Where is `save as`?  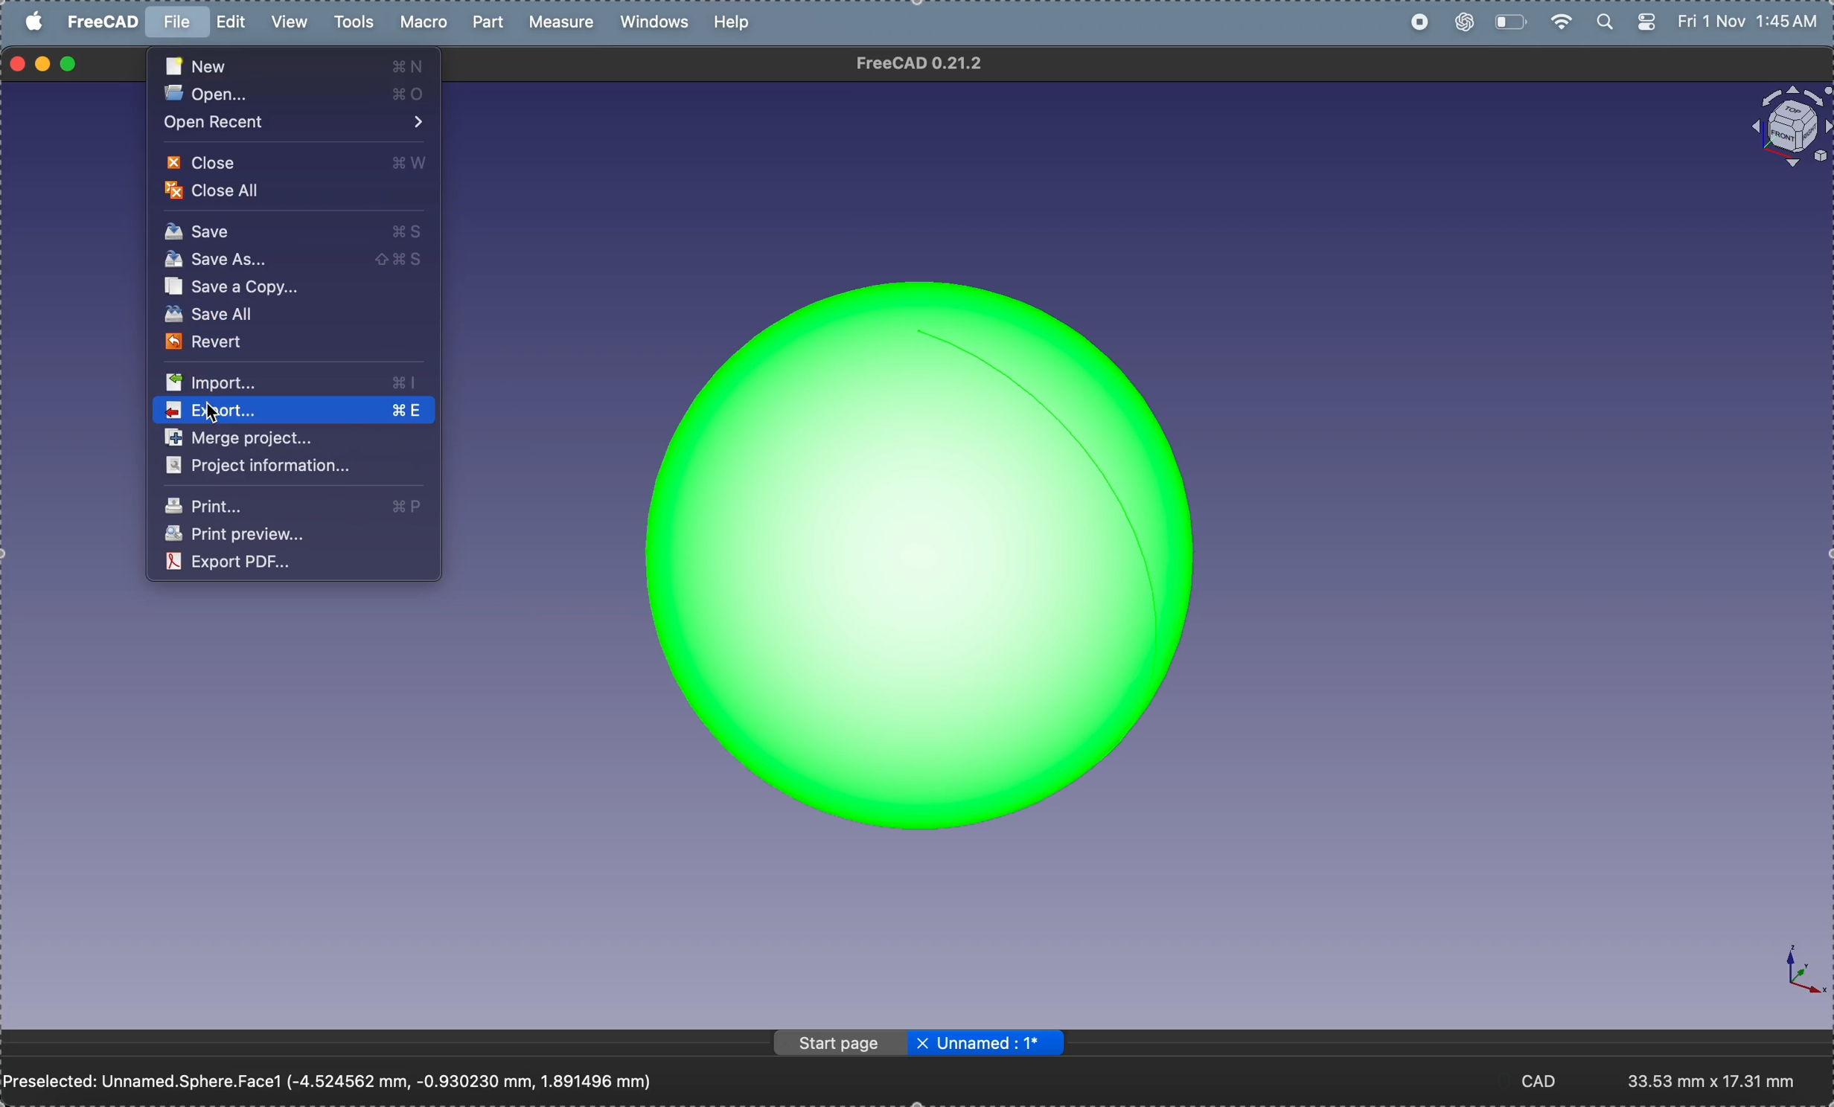 save as is located at coordinates (297, 260).